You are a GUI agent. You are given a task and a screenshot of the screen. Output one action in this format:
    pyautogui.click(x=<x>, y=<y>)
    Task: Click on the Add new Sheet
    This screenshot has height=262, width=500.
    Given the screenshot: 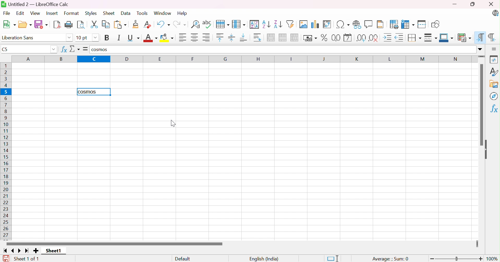 What is the action you would take?
    pyautogui.click(x=36, y=251)
    